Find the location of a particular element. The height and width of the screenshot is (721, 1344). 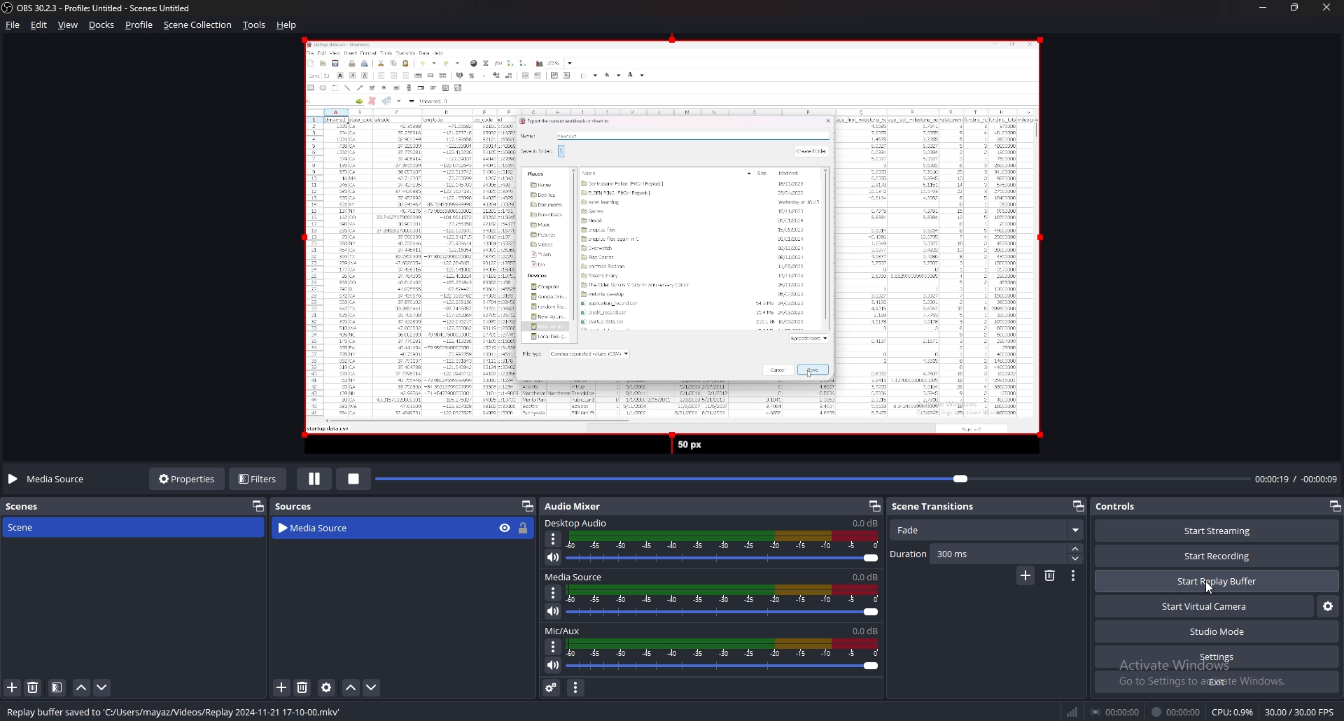

audio mixer menu is located at coordinates (575, 688).